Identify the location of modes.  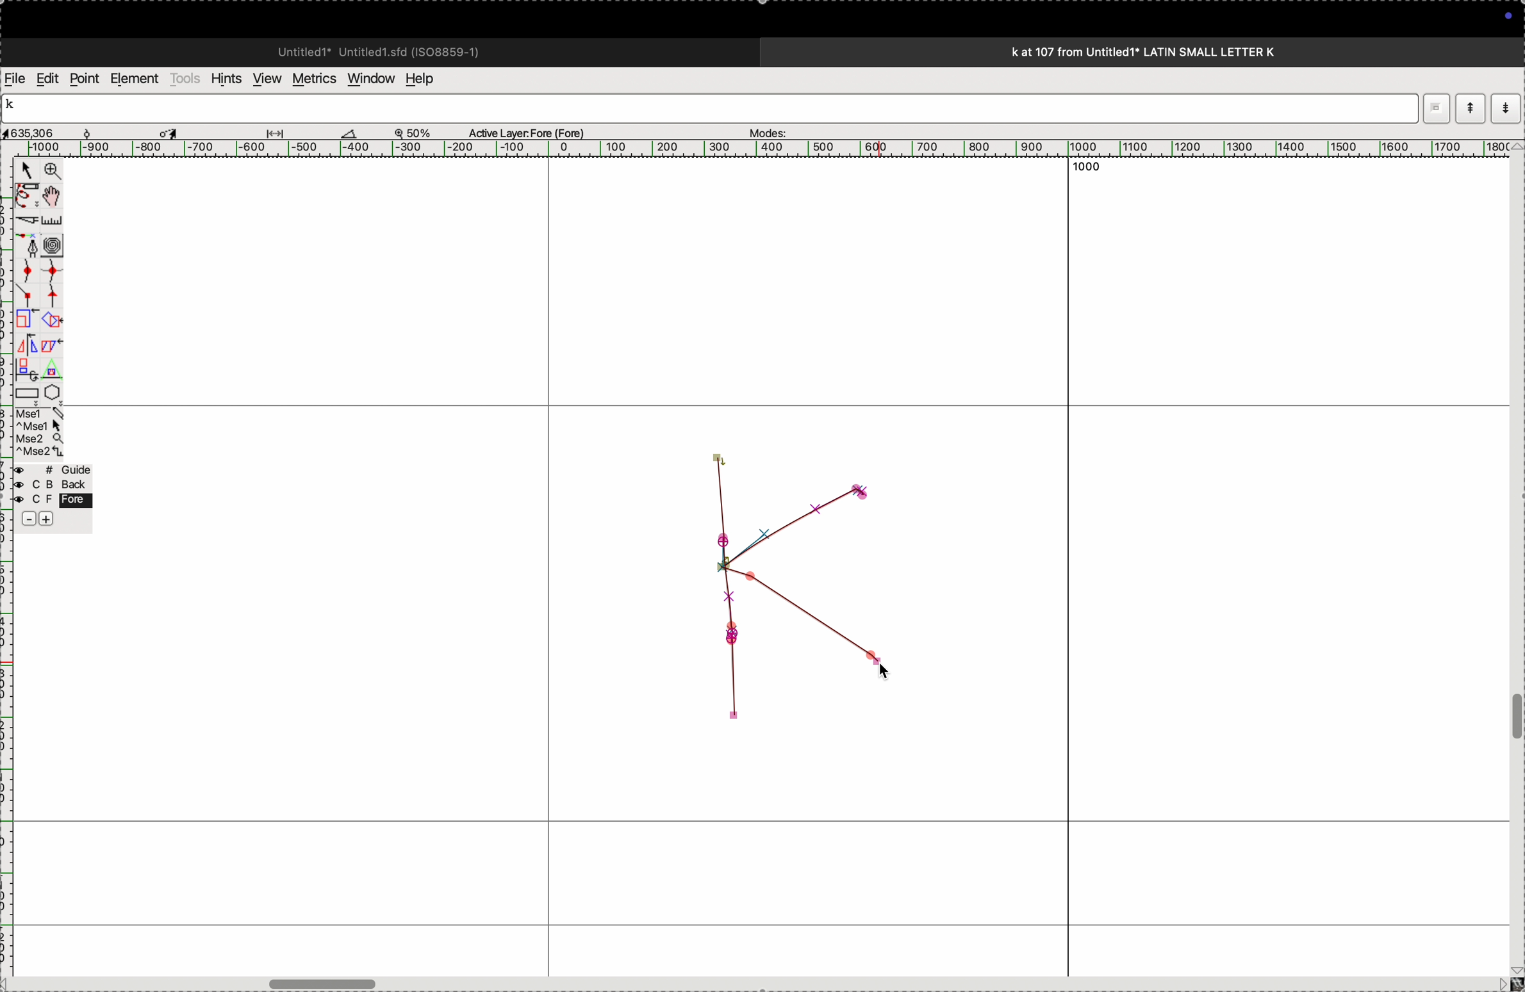
(764, 129).